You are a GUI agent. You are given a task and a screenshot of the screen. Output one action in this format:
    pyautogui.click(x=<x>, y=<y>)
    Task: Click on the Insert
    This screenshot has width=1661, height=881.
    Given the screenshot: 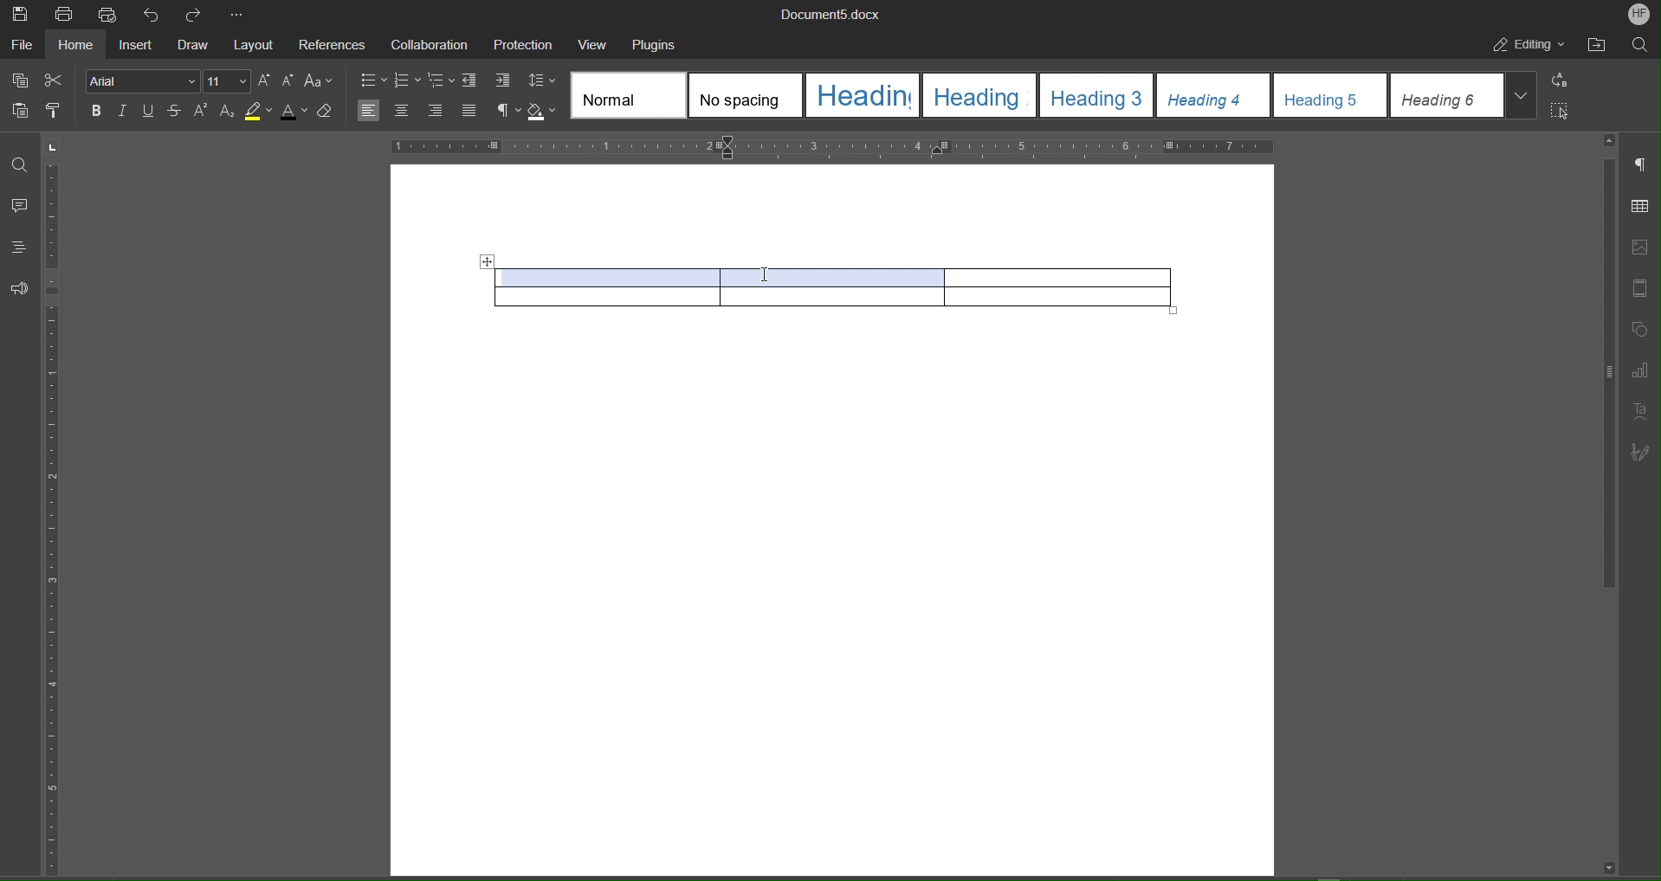 What is the action you would take?
    pyautogui.click(x=139, y=47)
    